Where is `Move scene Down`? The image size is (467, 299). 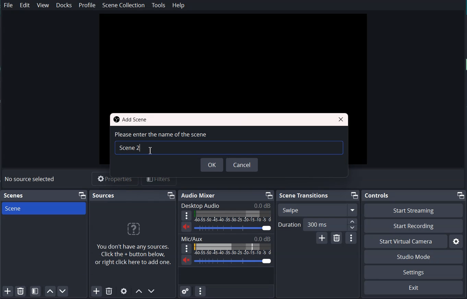 Move scene Down is located at coordinates (152, 291).